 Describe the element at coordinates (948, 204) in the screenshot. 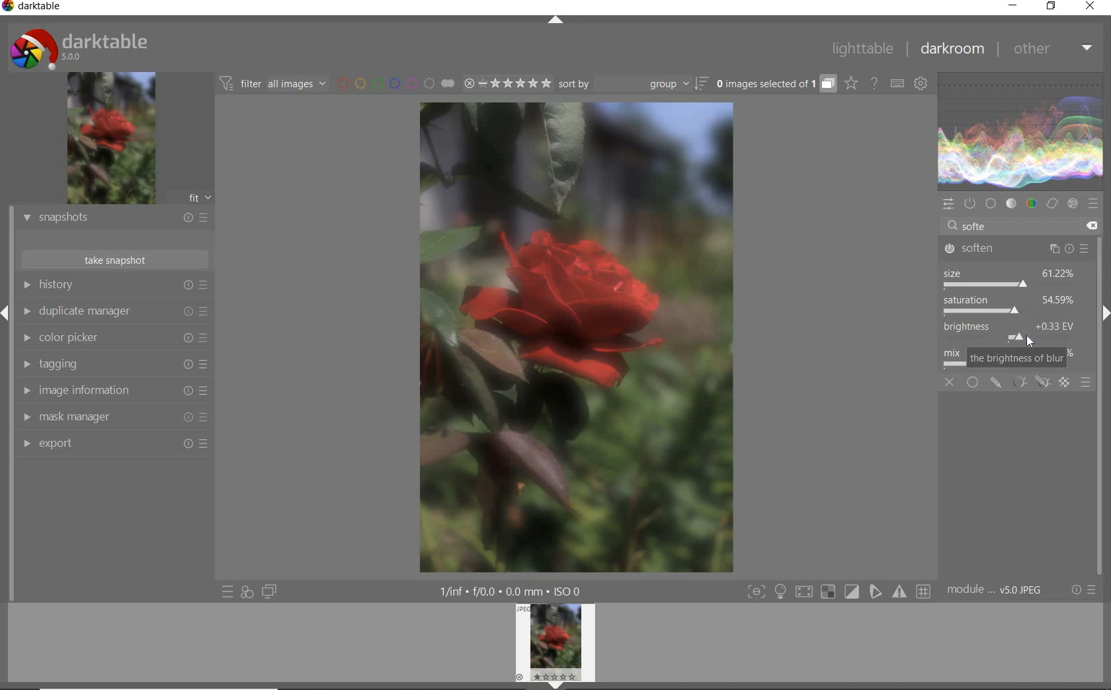

I see `quick access panel` at that location.